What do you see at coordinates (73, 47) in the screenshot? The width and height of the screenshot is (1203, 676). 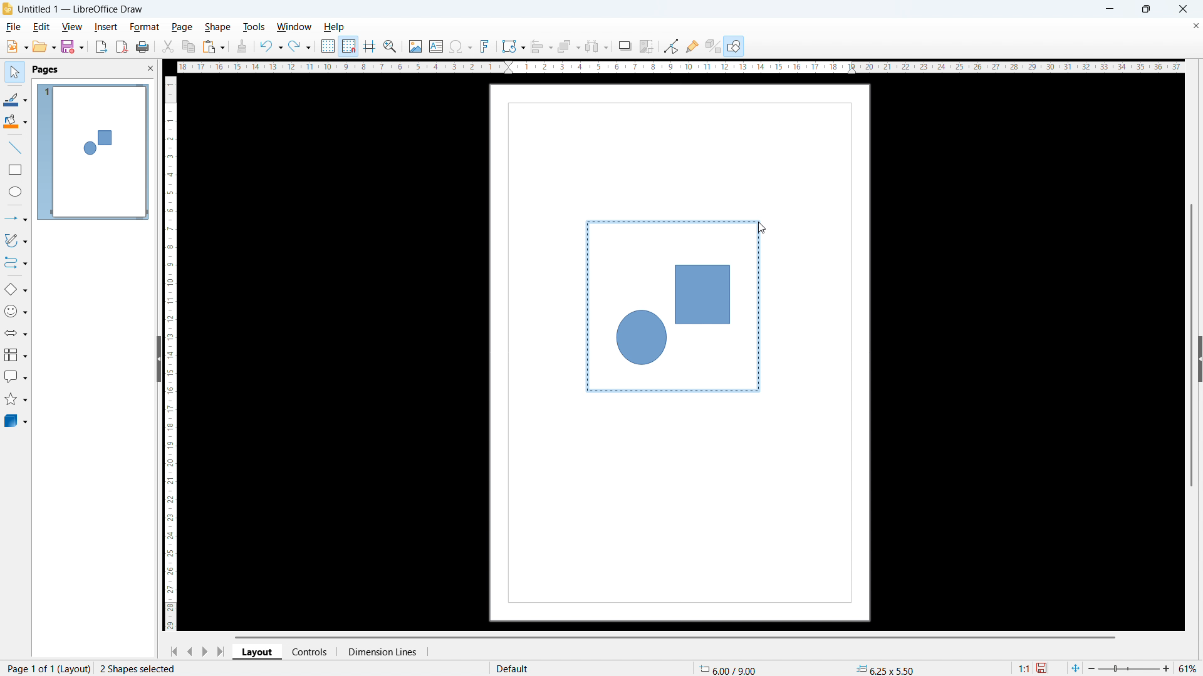 I see `save` at bounding box center [73, 47].